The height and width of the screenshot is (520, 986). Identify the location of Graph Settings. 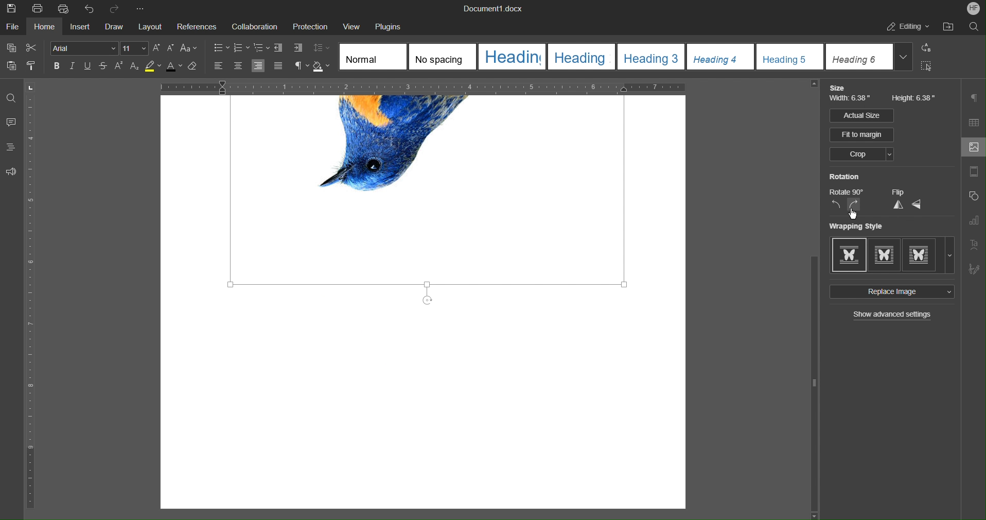
(974, 219).